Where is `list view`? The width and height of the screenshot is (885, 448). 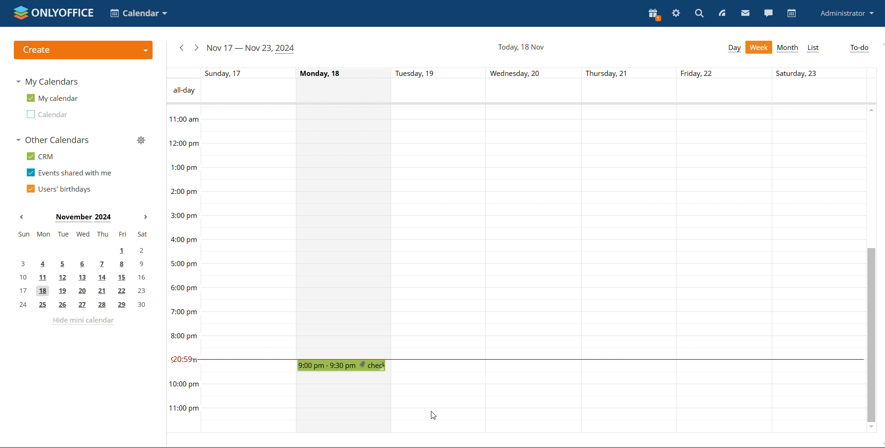
list view is located at coordinates (813, 48).